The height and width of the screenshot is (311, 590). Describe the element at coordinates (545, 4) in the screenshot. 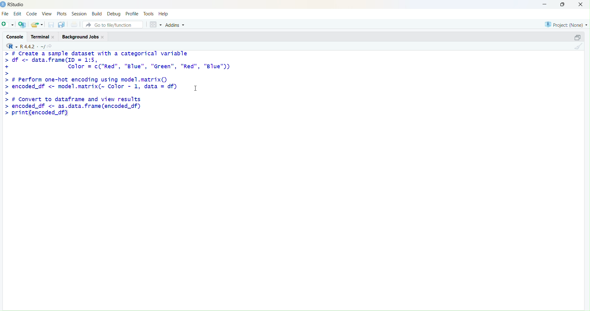

I see `minimise` at that location.